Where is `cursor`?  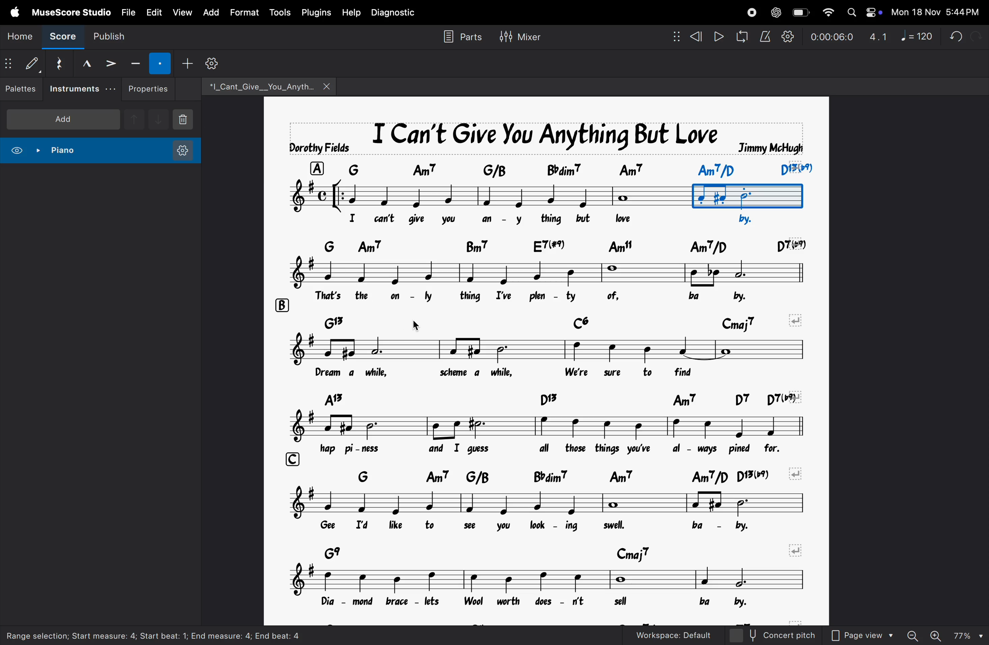 cursor is located at coordinates (416, 327).